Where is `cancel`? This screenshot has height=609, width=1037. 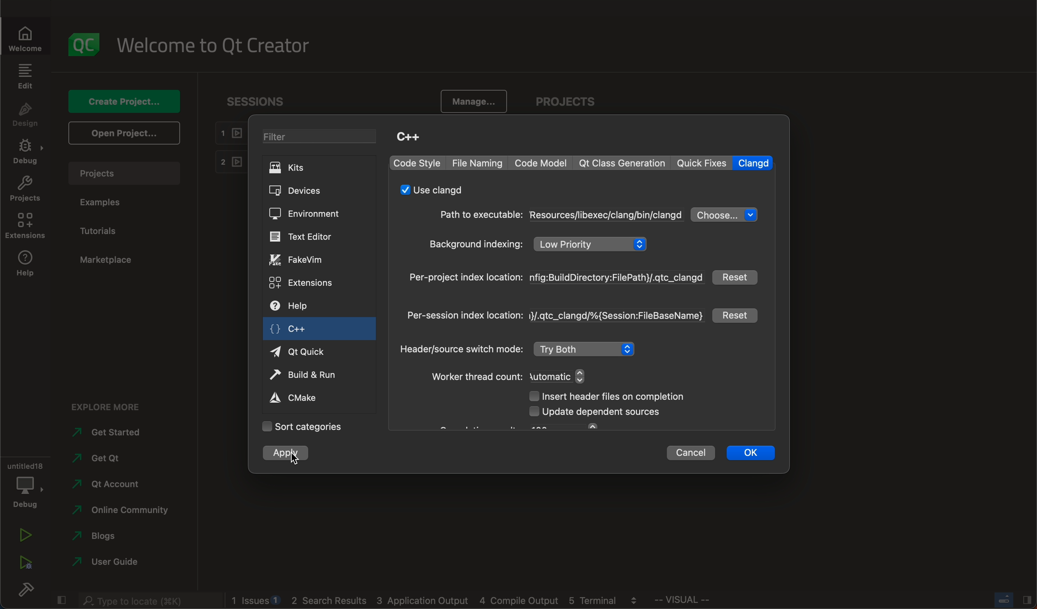 cancel is located at coordinates (693, 454).